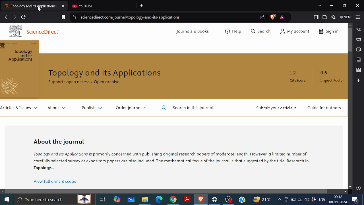 The image size is (364, 205). I want to click on Microsoft edge, so click(159, 200).